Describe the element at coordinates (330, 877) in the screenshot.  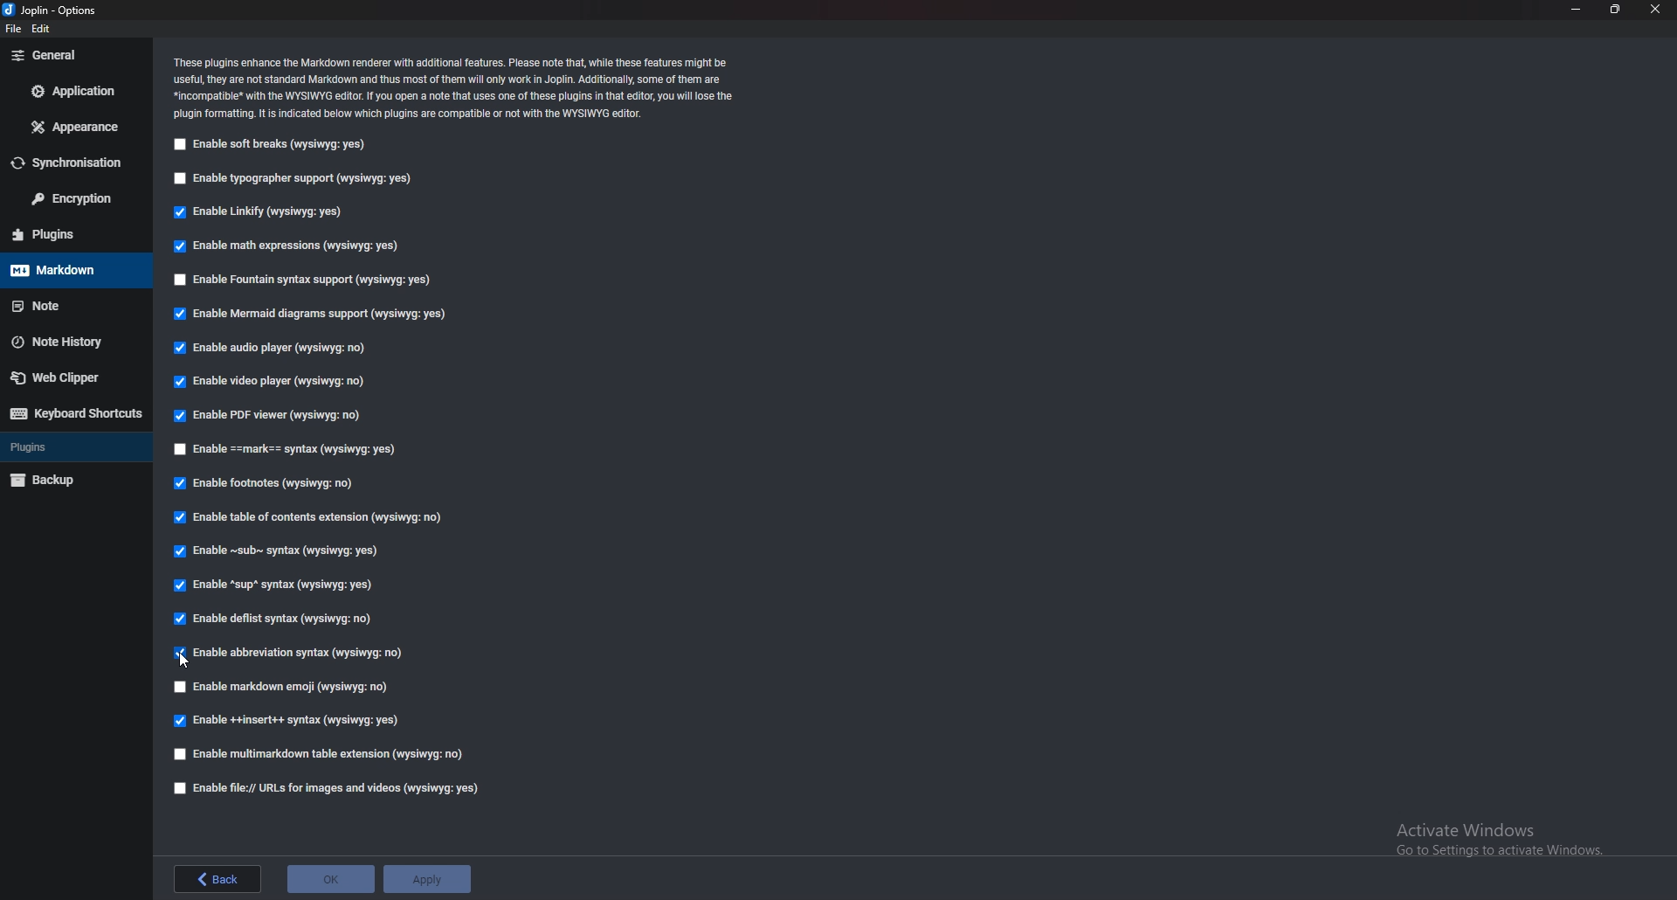
I see `ok` at that location.